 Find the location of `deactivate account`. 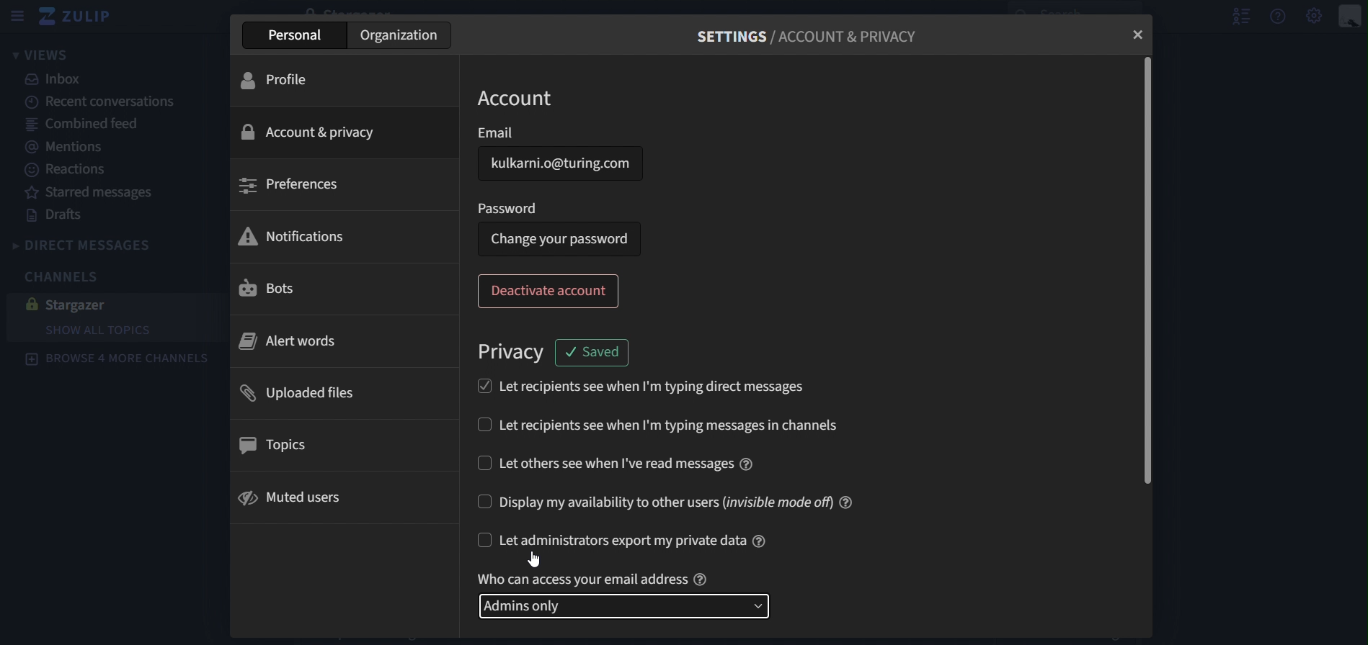

deactivate account is located at coordinates (551, 291).